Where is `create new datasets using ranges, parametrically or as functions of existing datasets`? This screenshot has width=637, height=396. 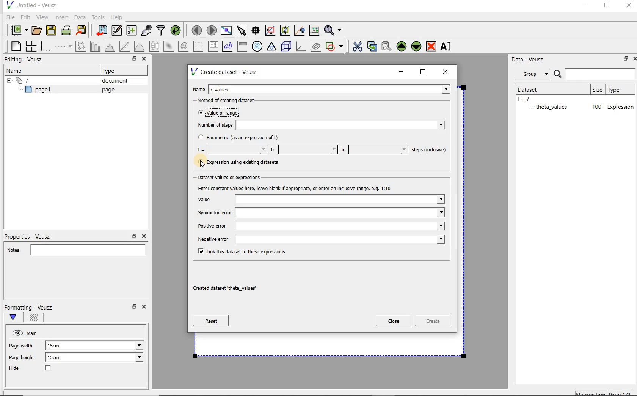
create new datasets using ranges, parametrically or as functions of existing datasets is located at coordinates (132, 31).